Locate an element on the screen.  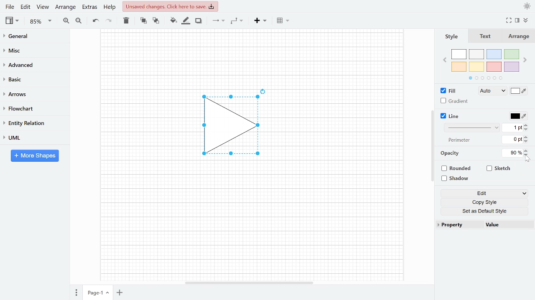
Delete is located at coordinates (125, 20).